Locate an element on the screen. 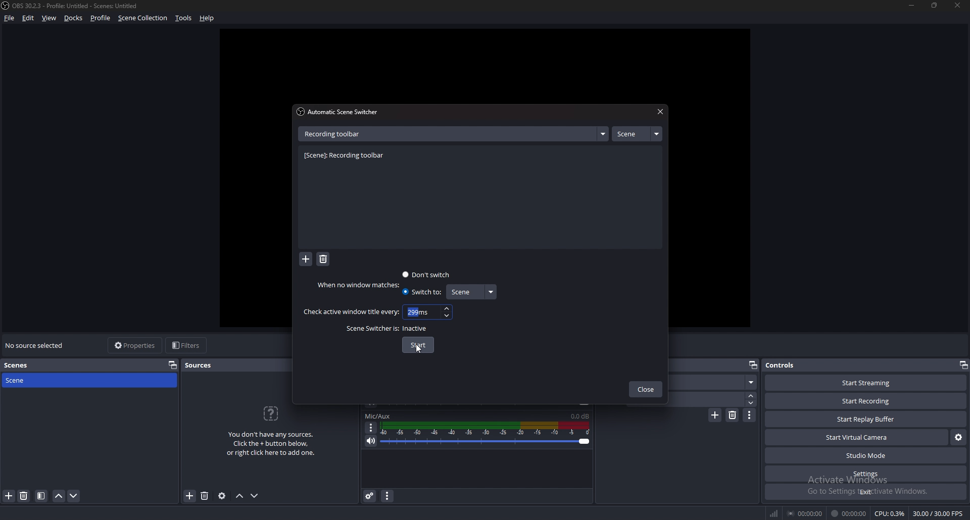 The image size is (970, 520). add is located at coordinates (306, 260).